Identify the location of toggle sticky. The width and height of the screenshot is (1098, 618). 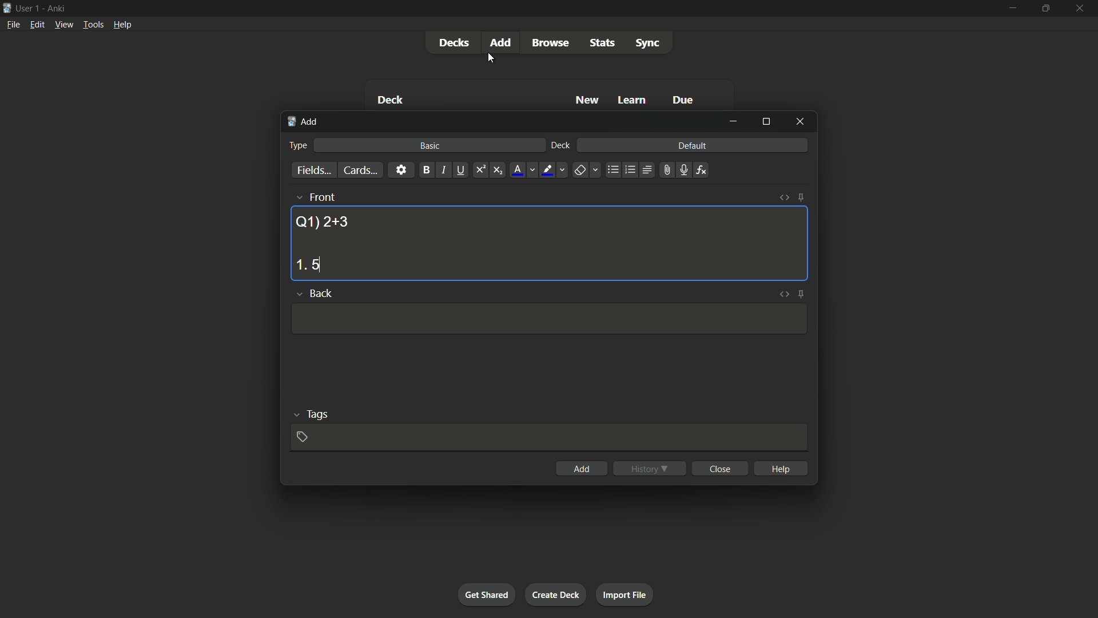
(802, 294).